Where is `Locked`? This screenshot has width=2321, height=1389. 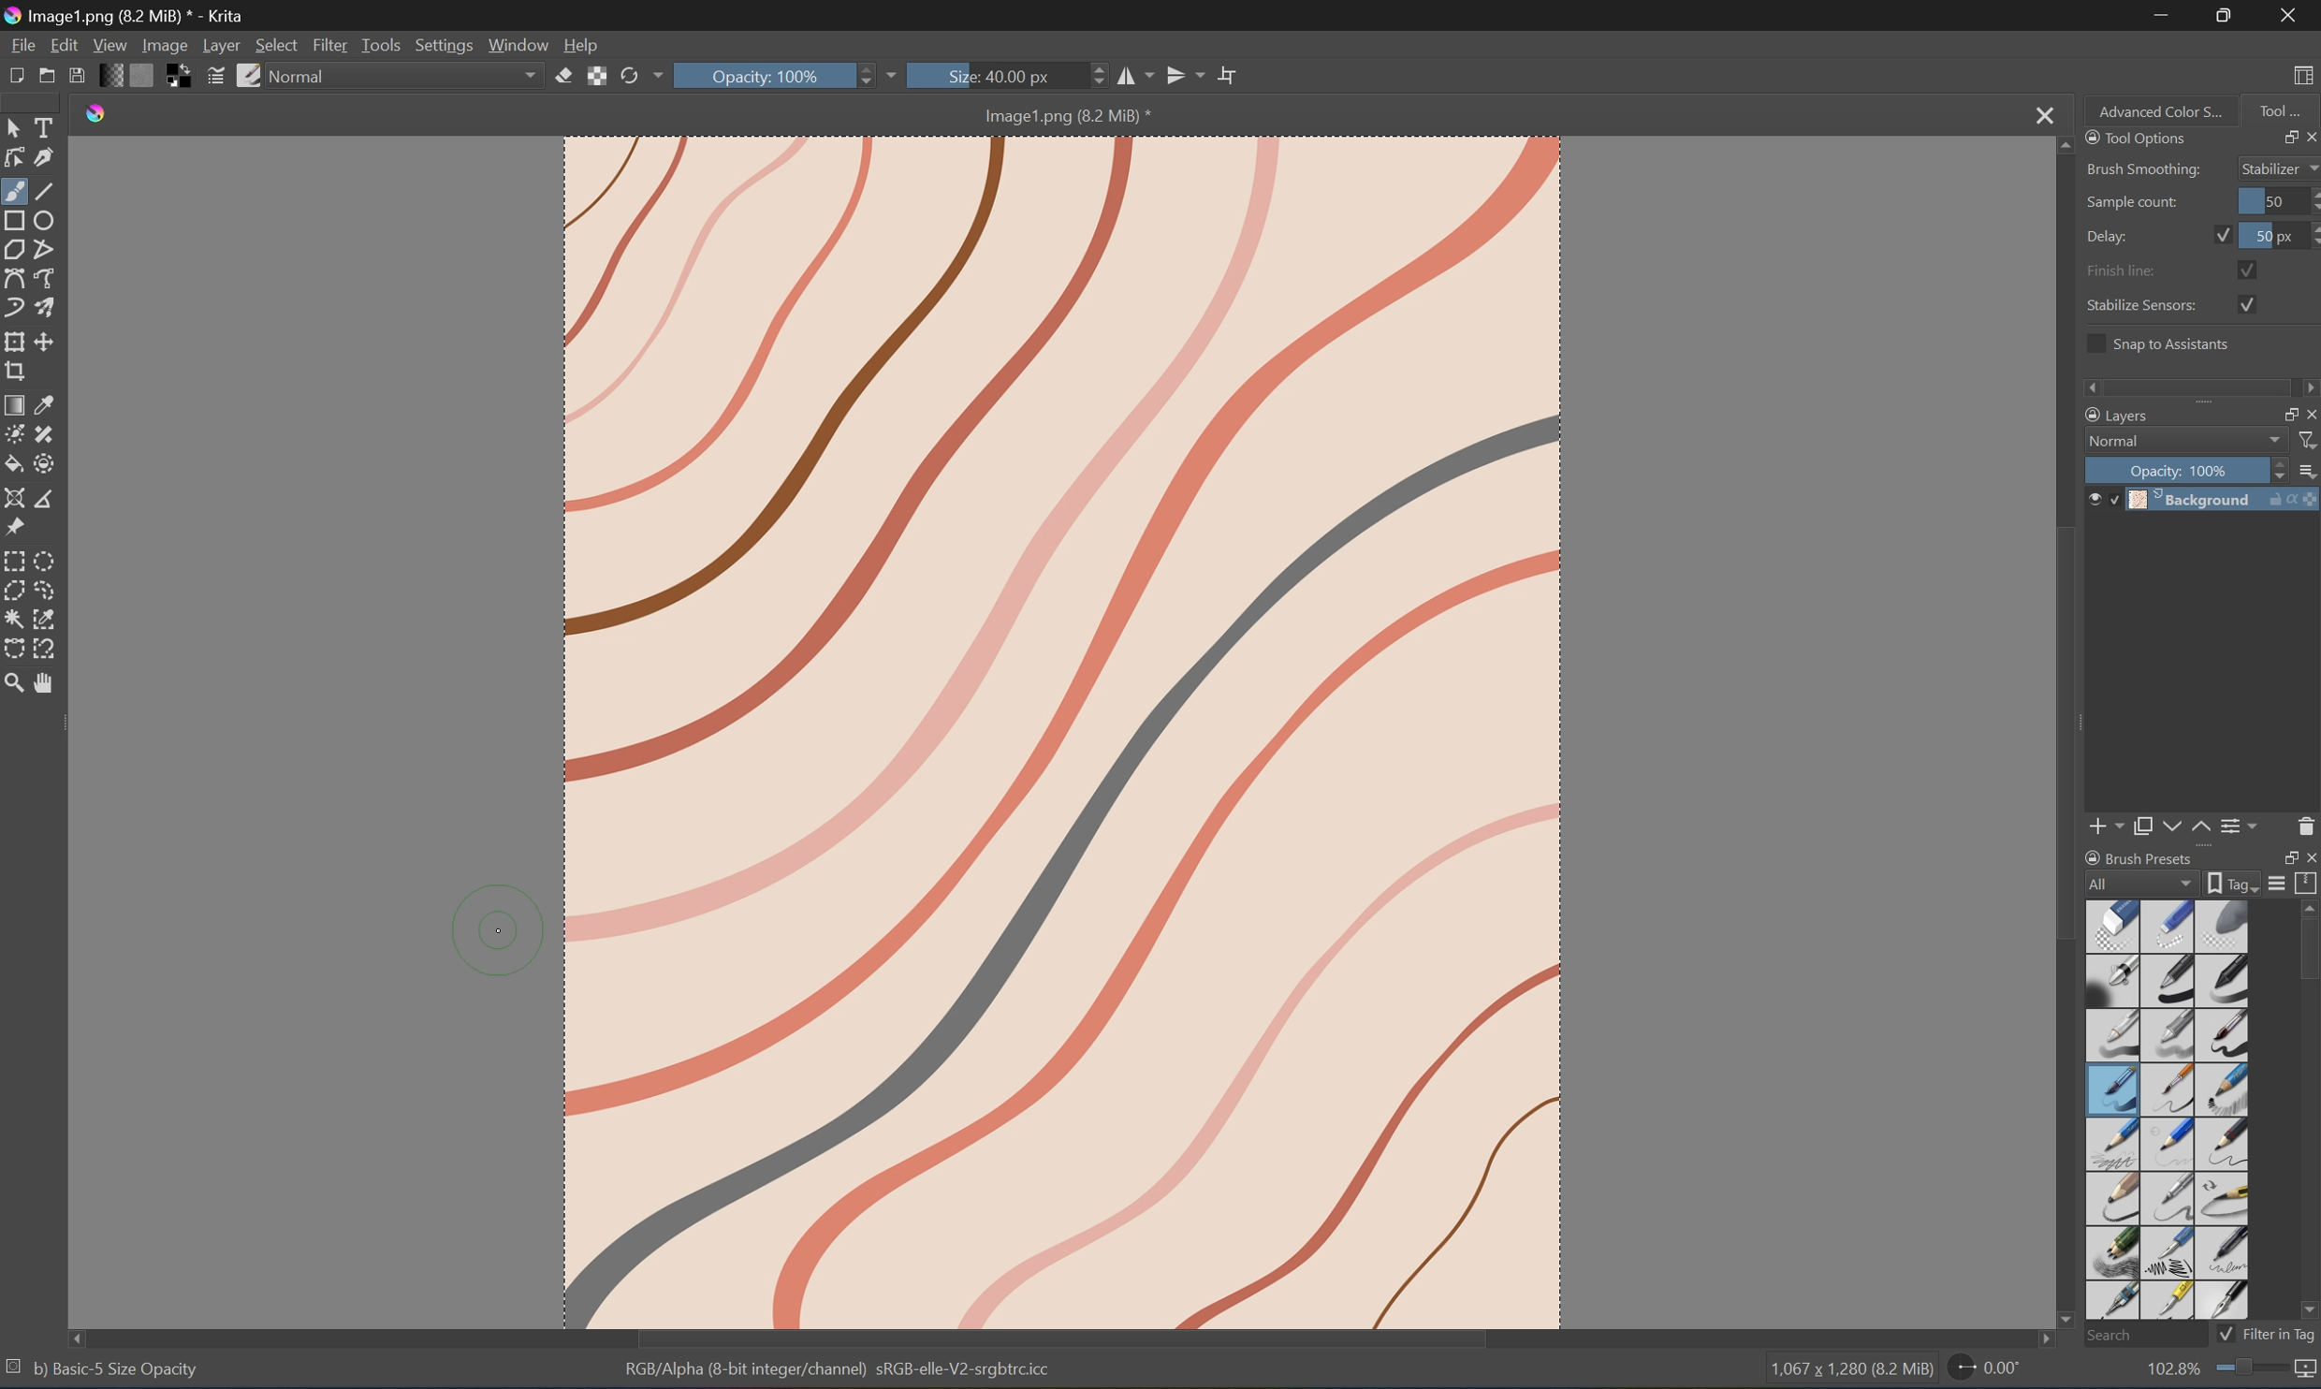 Locked is located at coordinates (2114, 499).